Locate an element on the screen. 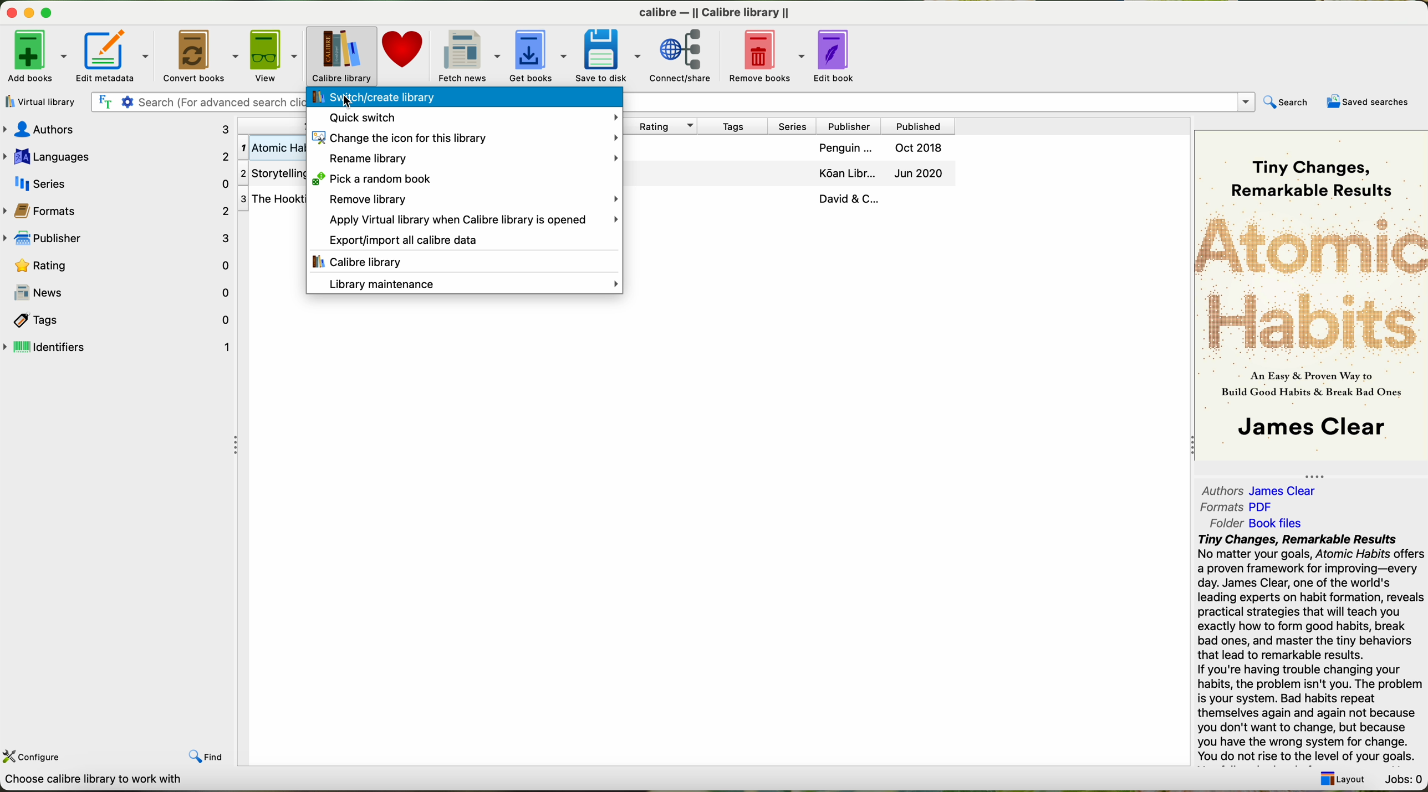  view is located at coordinates (274, 56).